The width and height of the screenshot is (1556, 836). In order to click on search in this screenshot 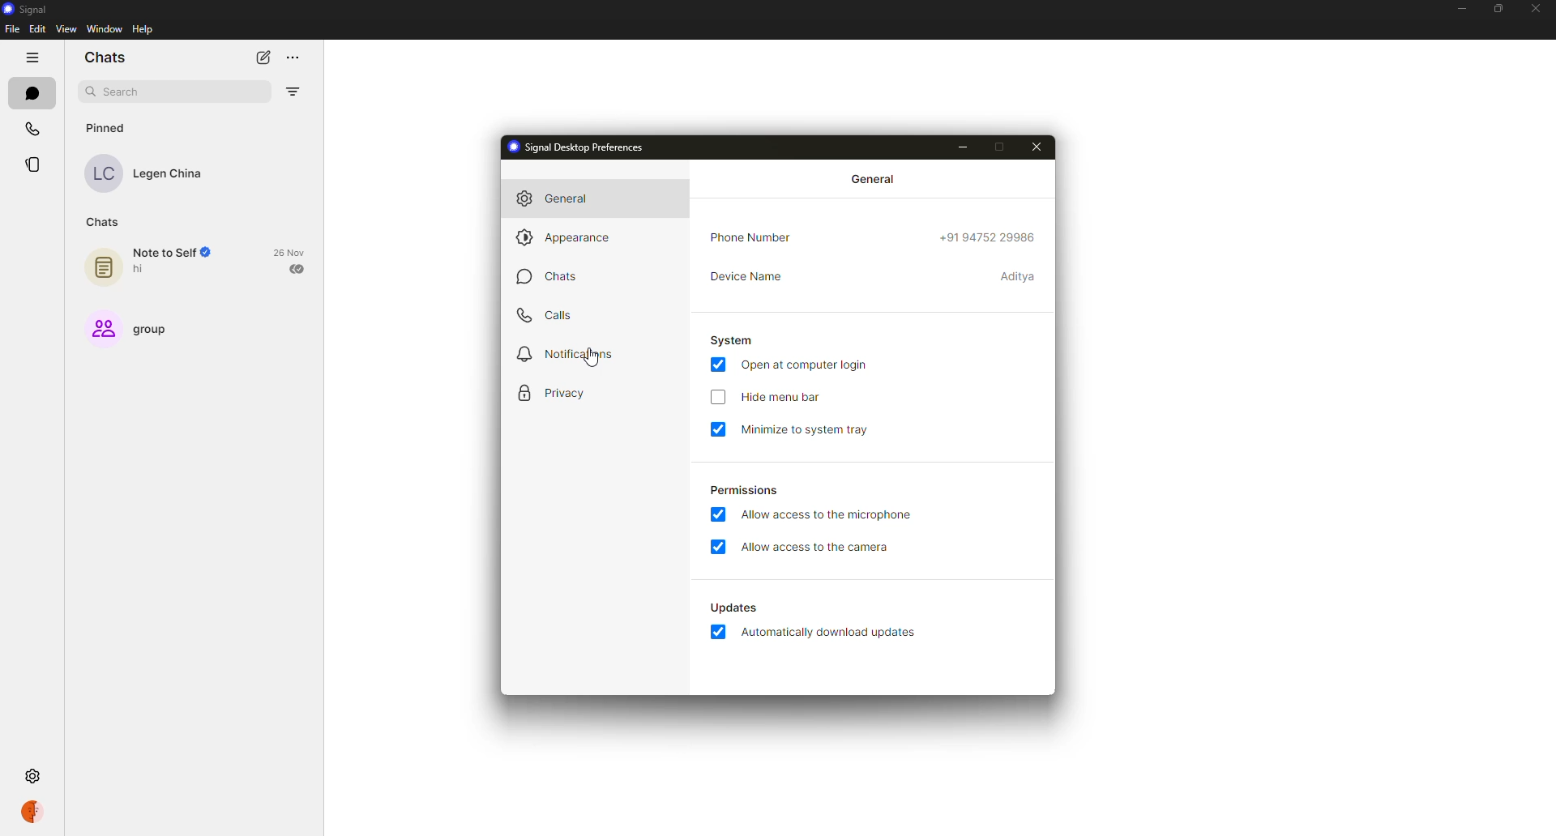, I will do `click(113, 90)`.